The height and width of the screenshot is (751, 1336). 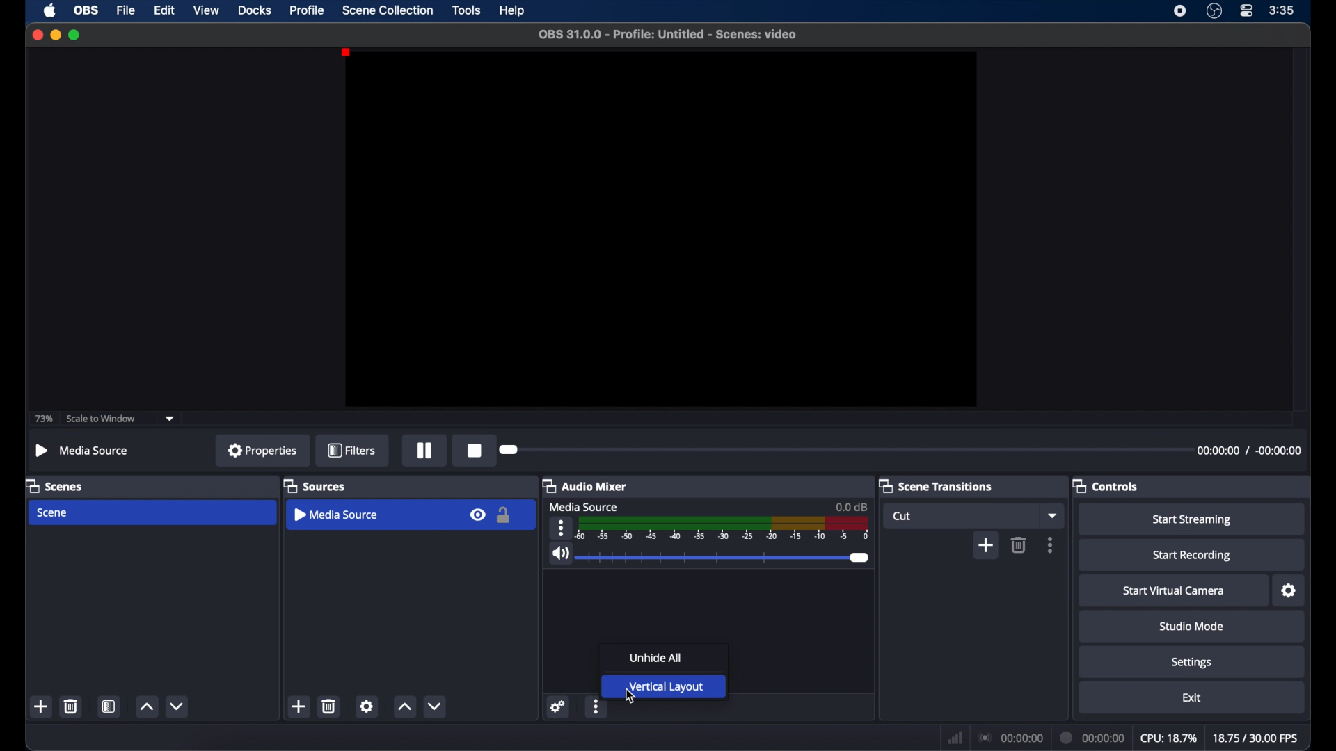 What do you see at coordinates (902, 516) in the screenshot?
I see `cut` at bounding box center [902, 516].